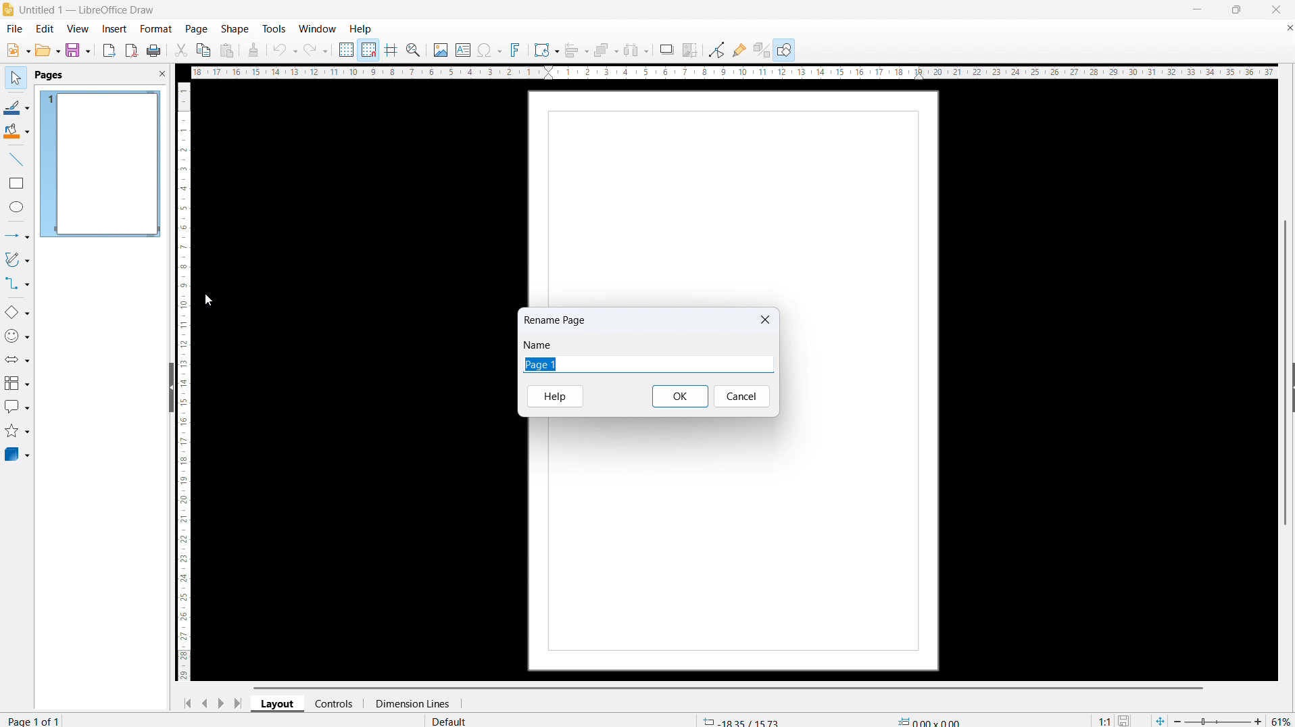  What do you see at coordinates (156, 29) in the screenshot?
I see `format` at bounding box center [156, 29].